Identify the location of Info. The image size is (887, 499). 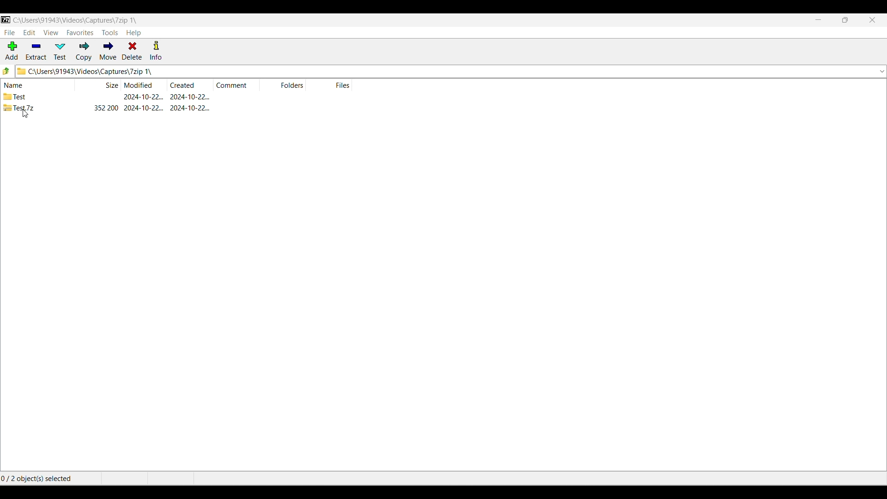
(156, 51).